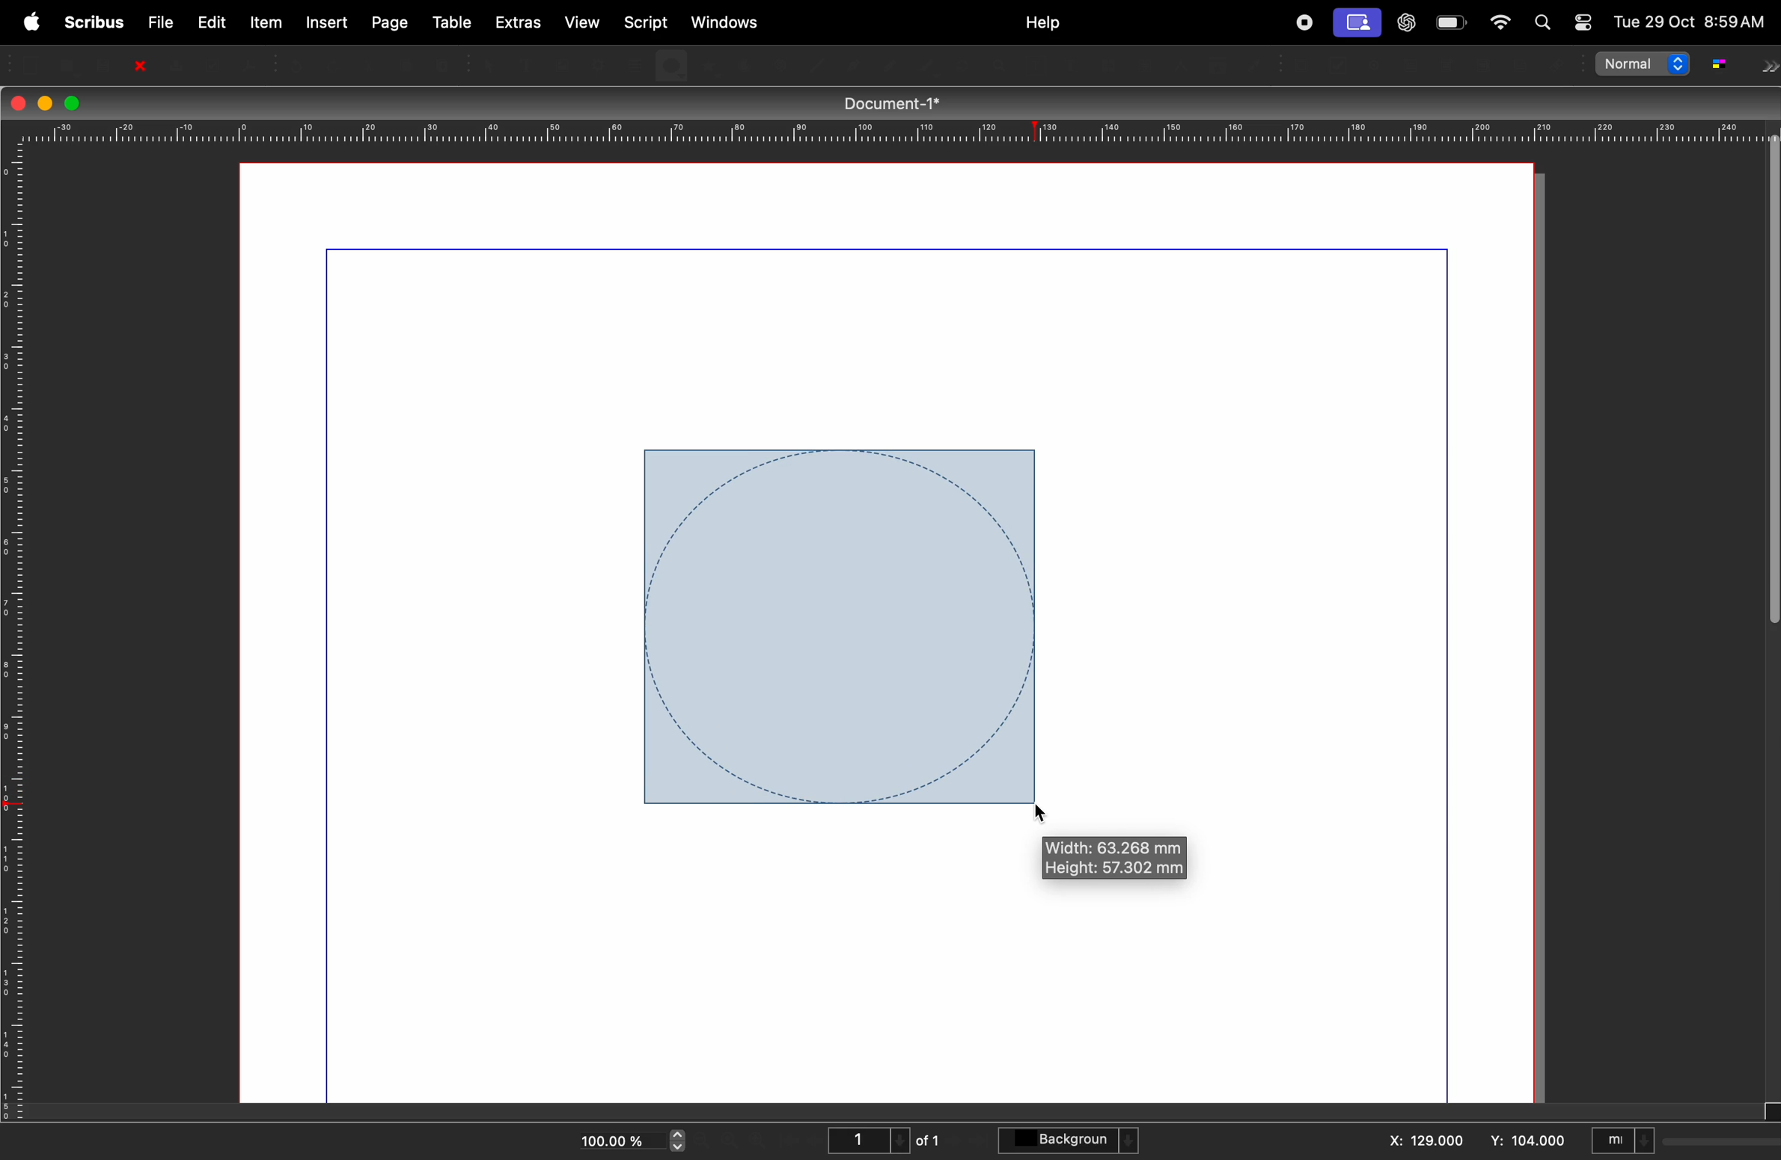 The height and width of the screenshot is (1160, 1781). I want to click on insert, so click(326, 22).